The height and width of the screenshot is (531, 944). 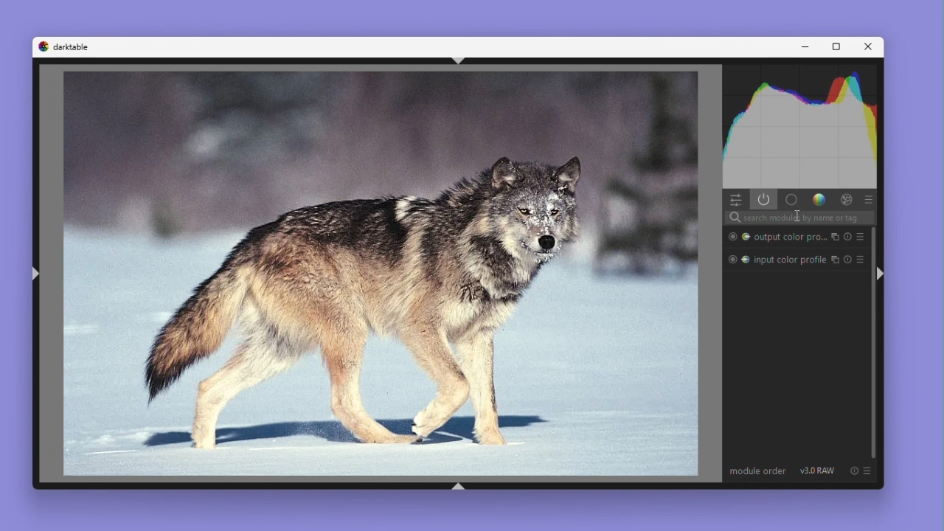 I want to click on Quick access, so click(x=732, y=198).